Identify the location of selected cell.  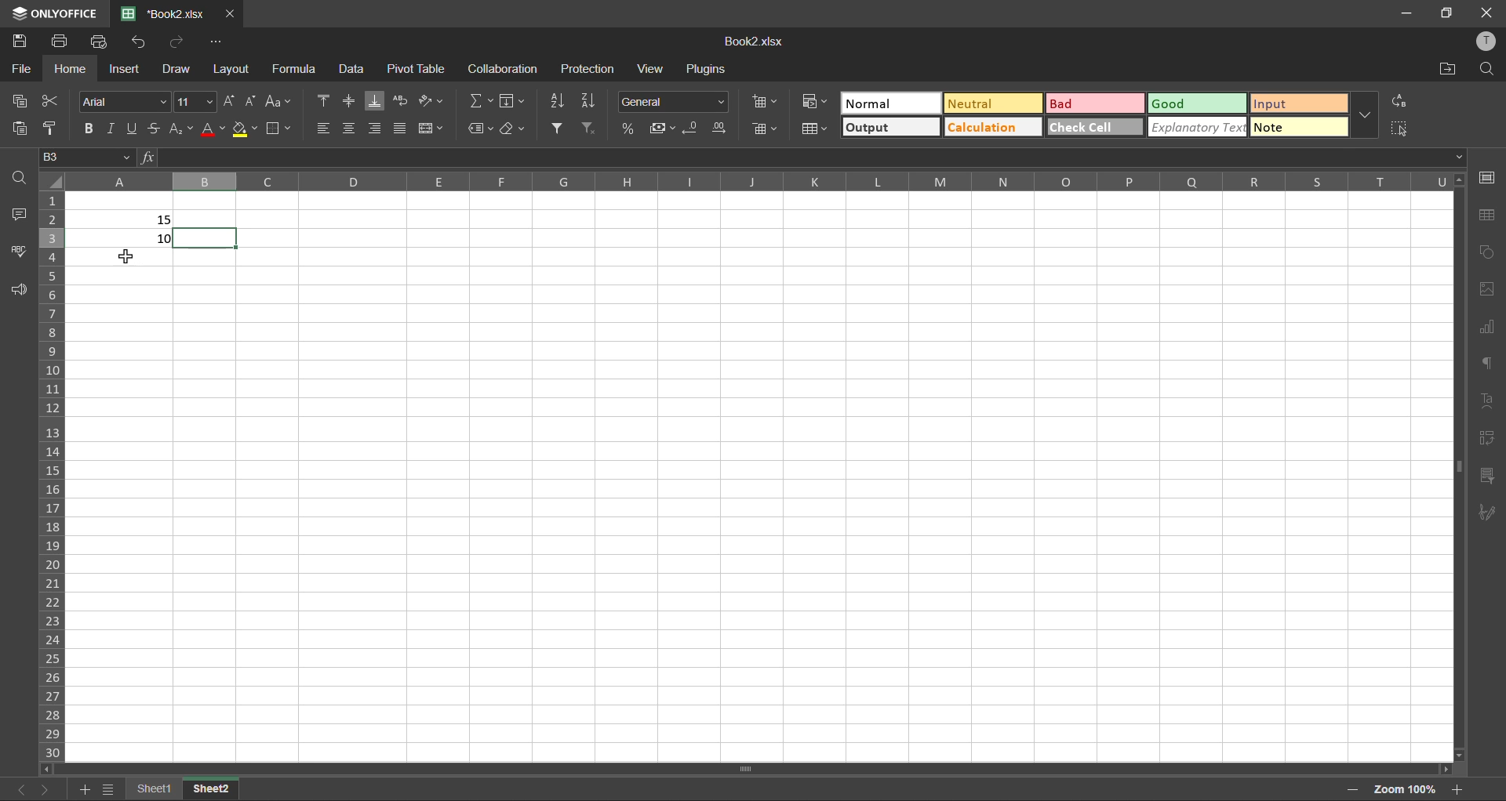
(206, 238).